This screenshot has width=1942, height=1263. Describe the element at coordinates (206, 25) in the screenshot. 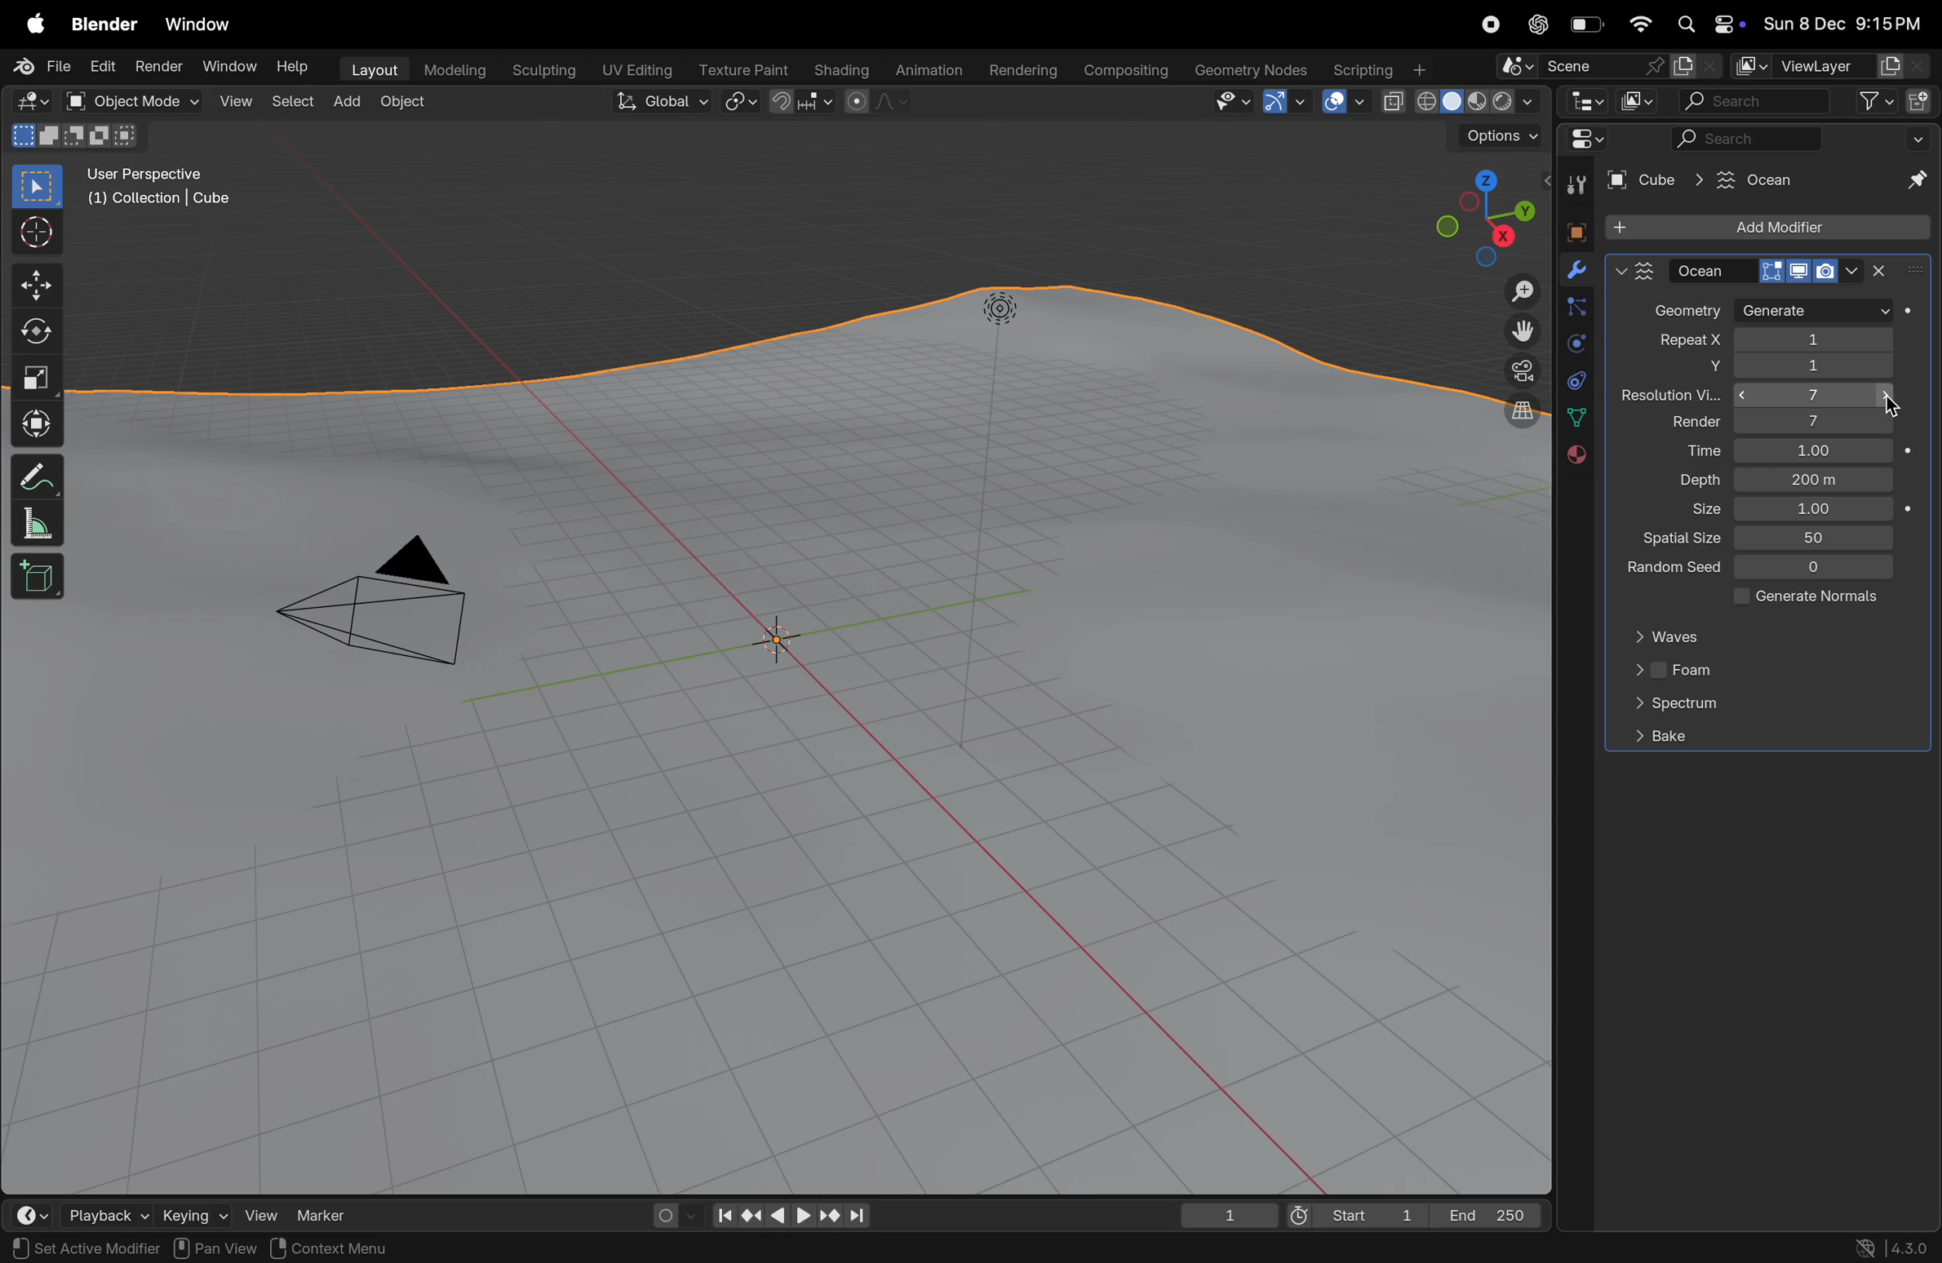

I see `window` at that location.